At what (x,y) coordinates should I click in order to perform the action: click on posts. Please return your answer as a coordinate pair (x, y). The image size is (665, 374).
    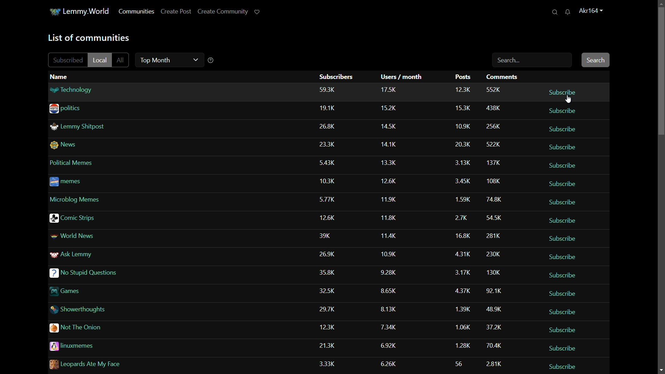
    Looking at the image, I should click on (459, 362).